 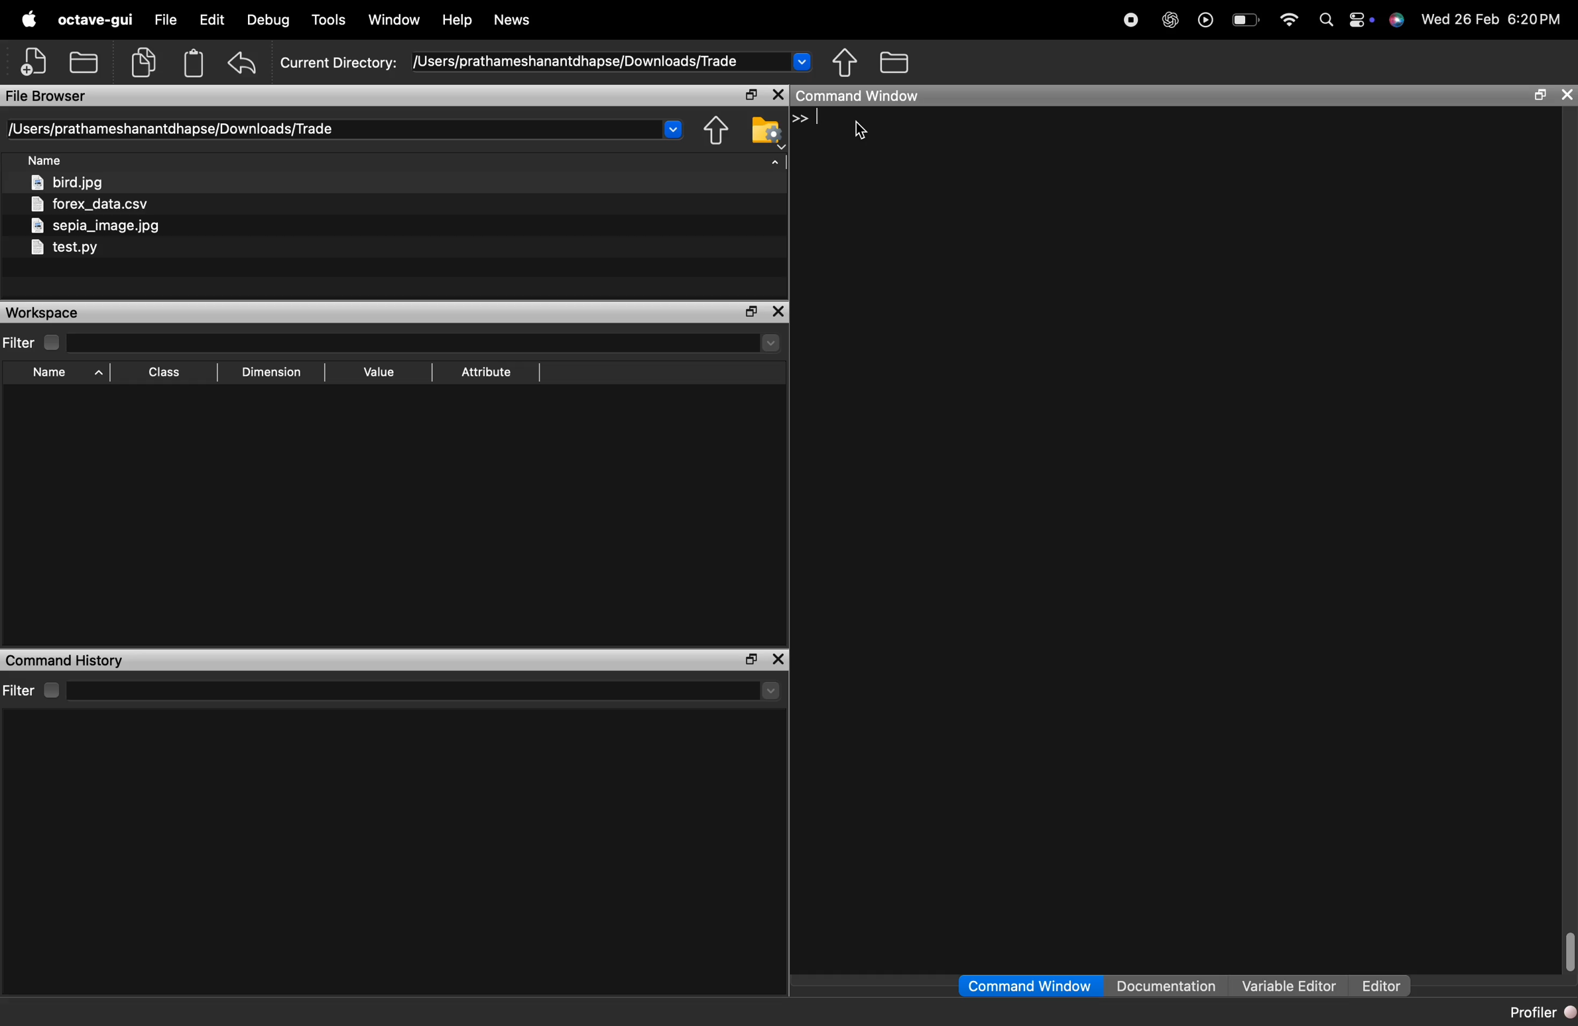 What do you see at coordinates (271, 374) in the screenshot?
I see `Dimension` at bounding box center [271, 374].